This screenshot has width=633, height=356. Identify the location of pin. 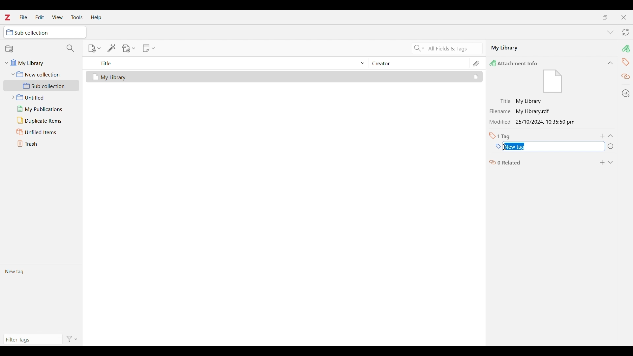
(625, 48).